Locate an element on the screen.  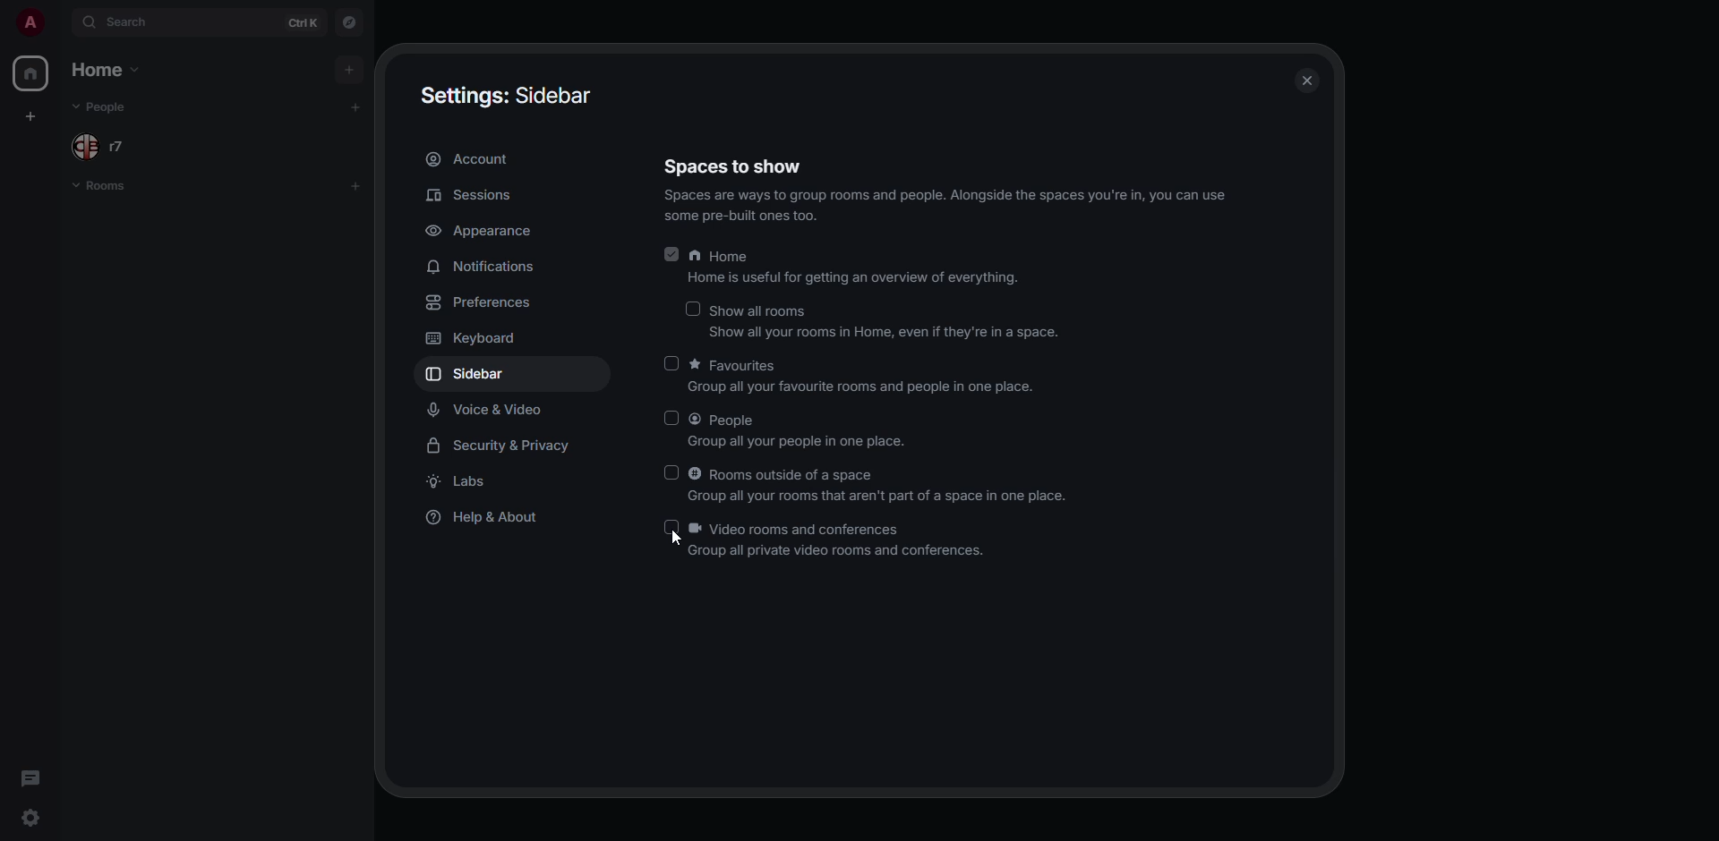
home is located at coordinates (32, 73).